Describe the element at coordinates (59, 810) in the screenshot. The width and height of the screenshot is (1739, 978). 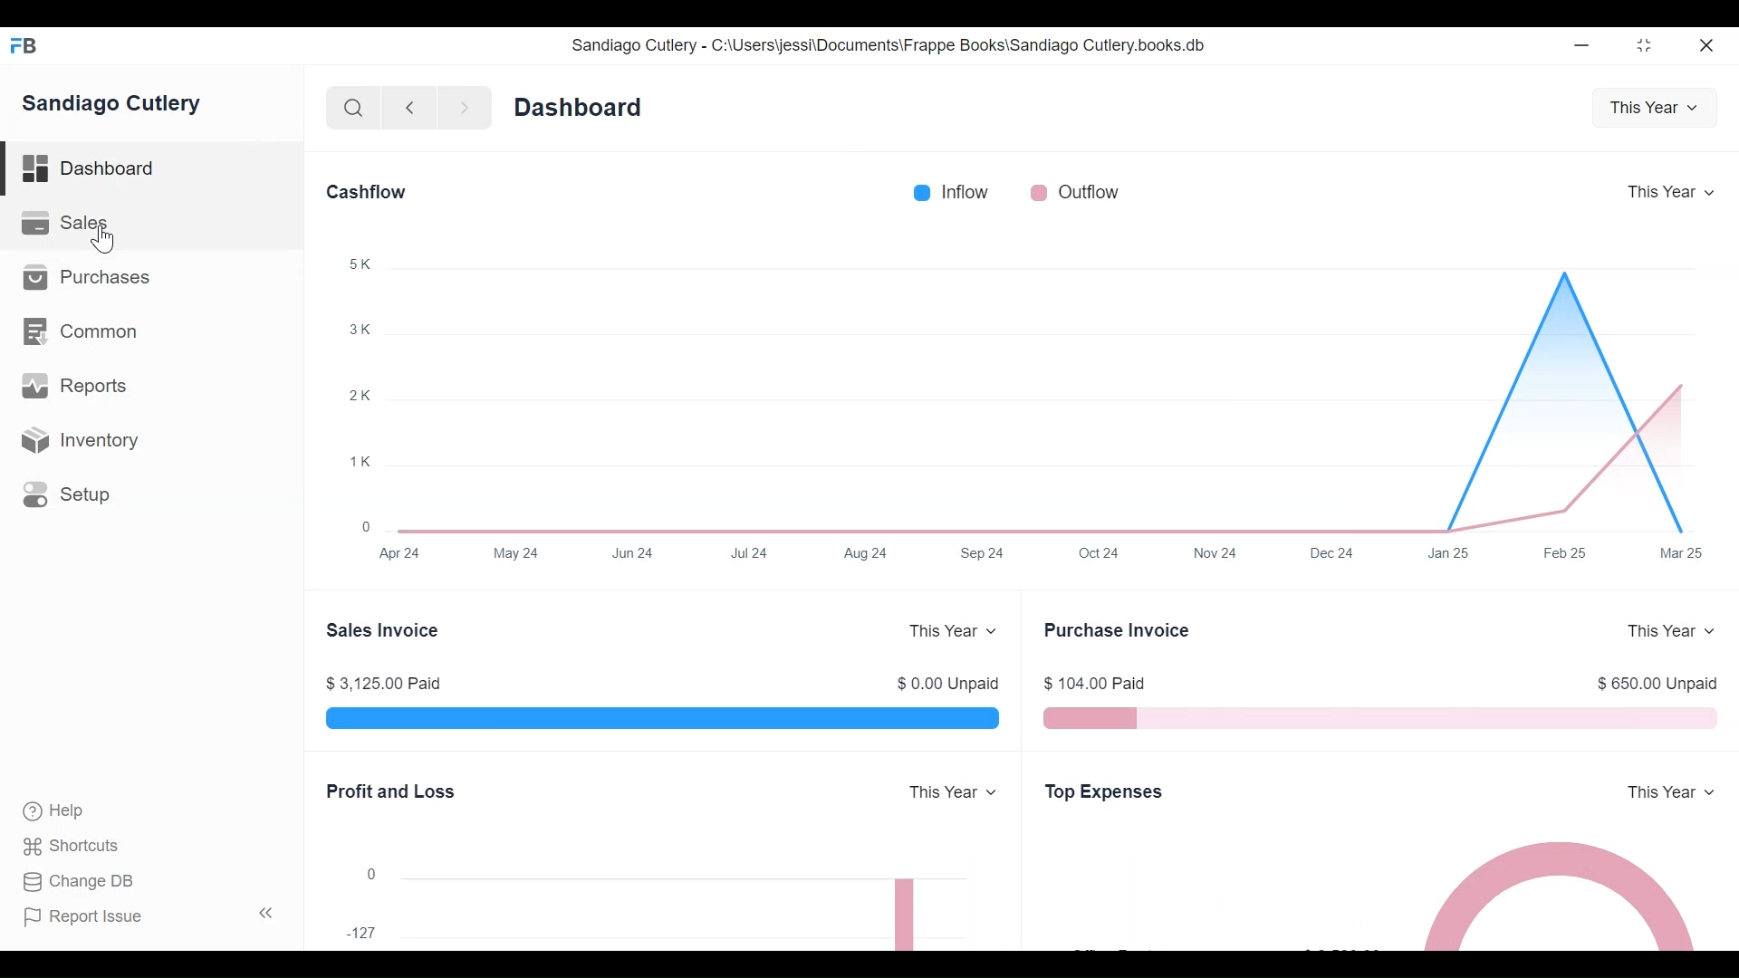
I see `Help` at that location.